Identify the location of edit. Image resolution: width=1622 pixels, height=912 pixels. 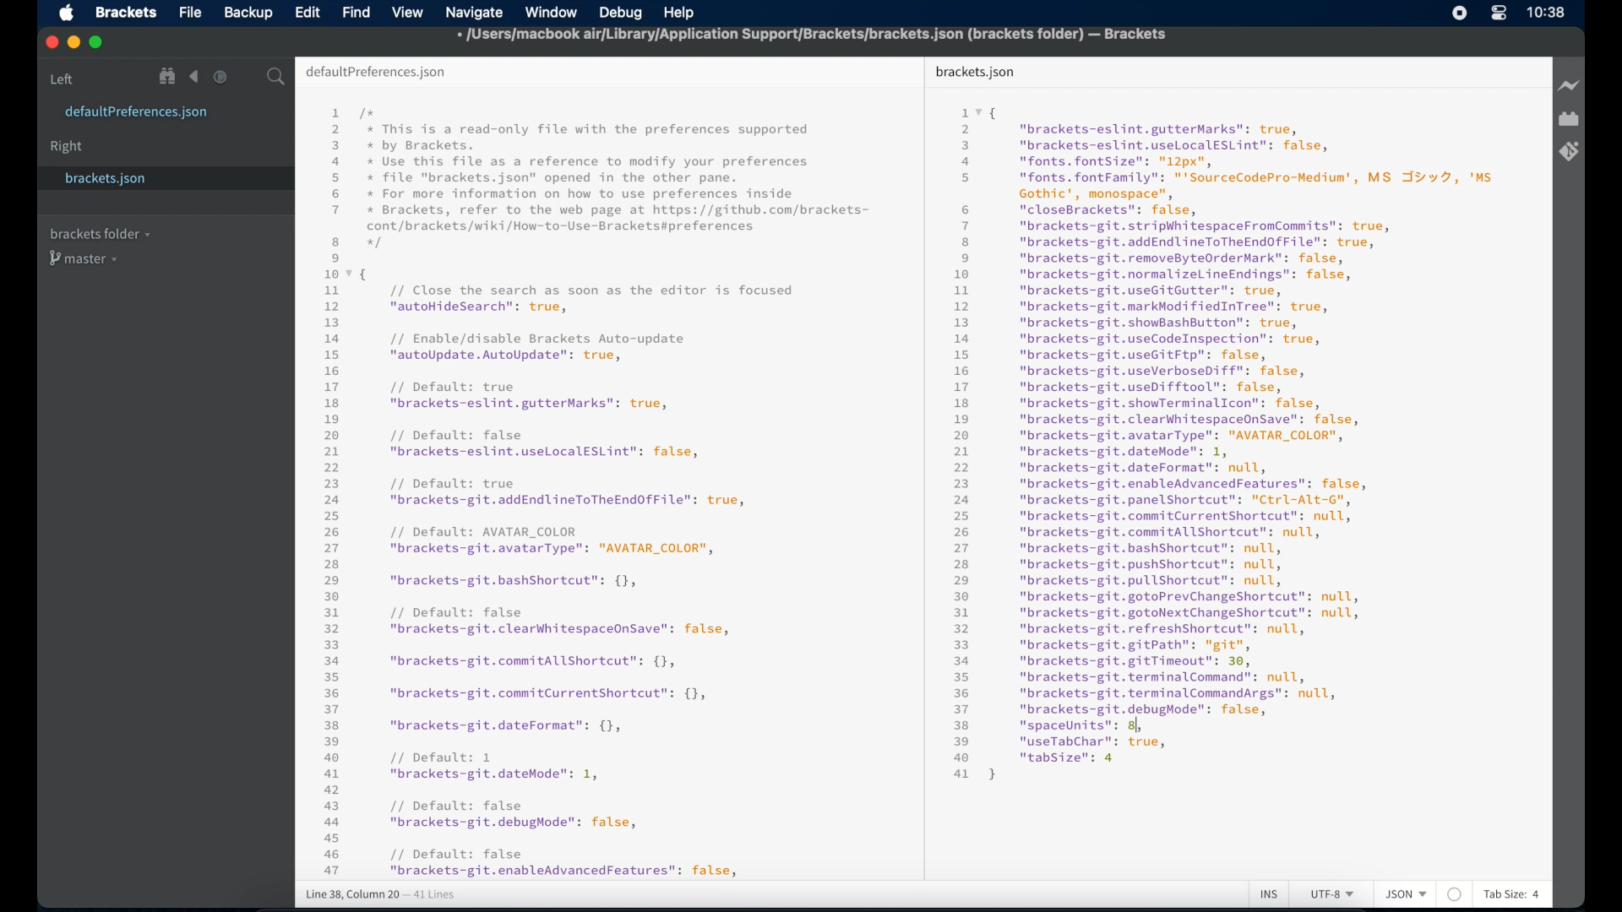
(307, 12).